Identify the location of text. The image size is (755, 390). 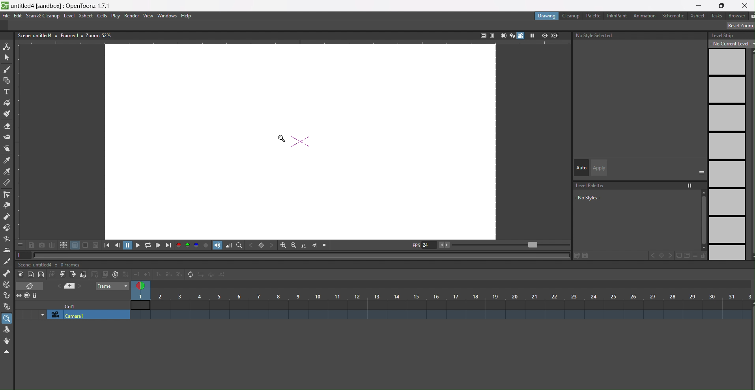
(64, 36).